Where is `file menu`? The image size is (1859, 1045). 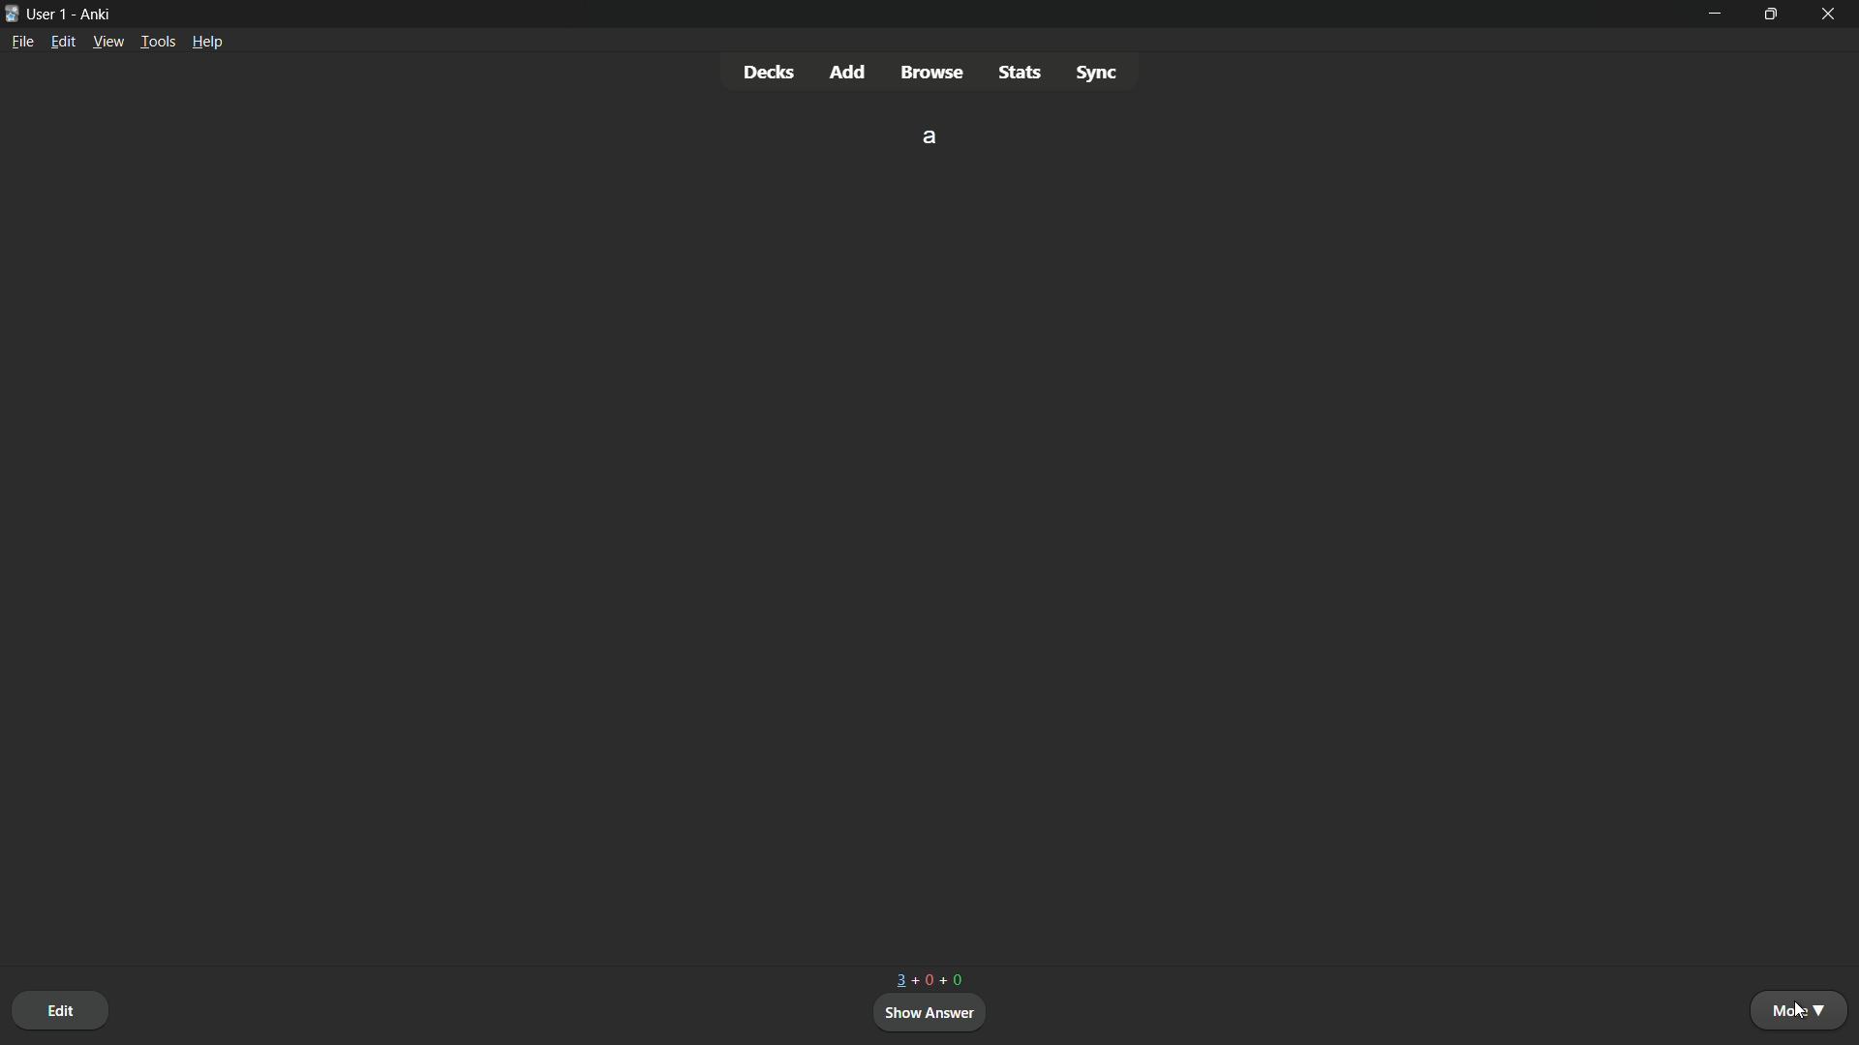
file menu is located at coordinates (22, 42).